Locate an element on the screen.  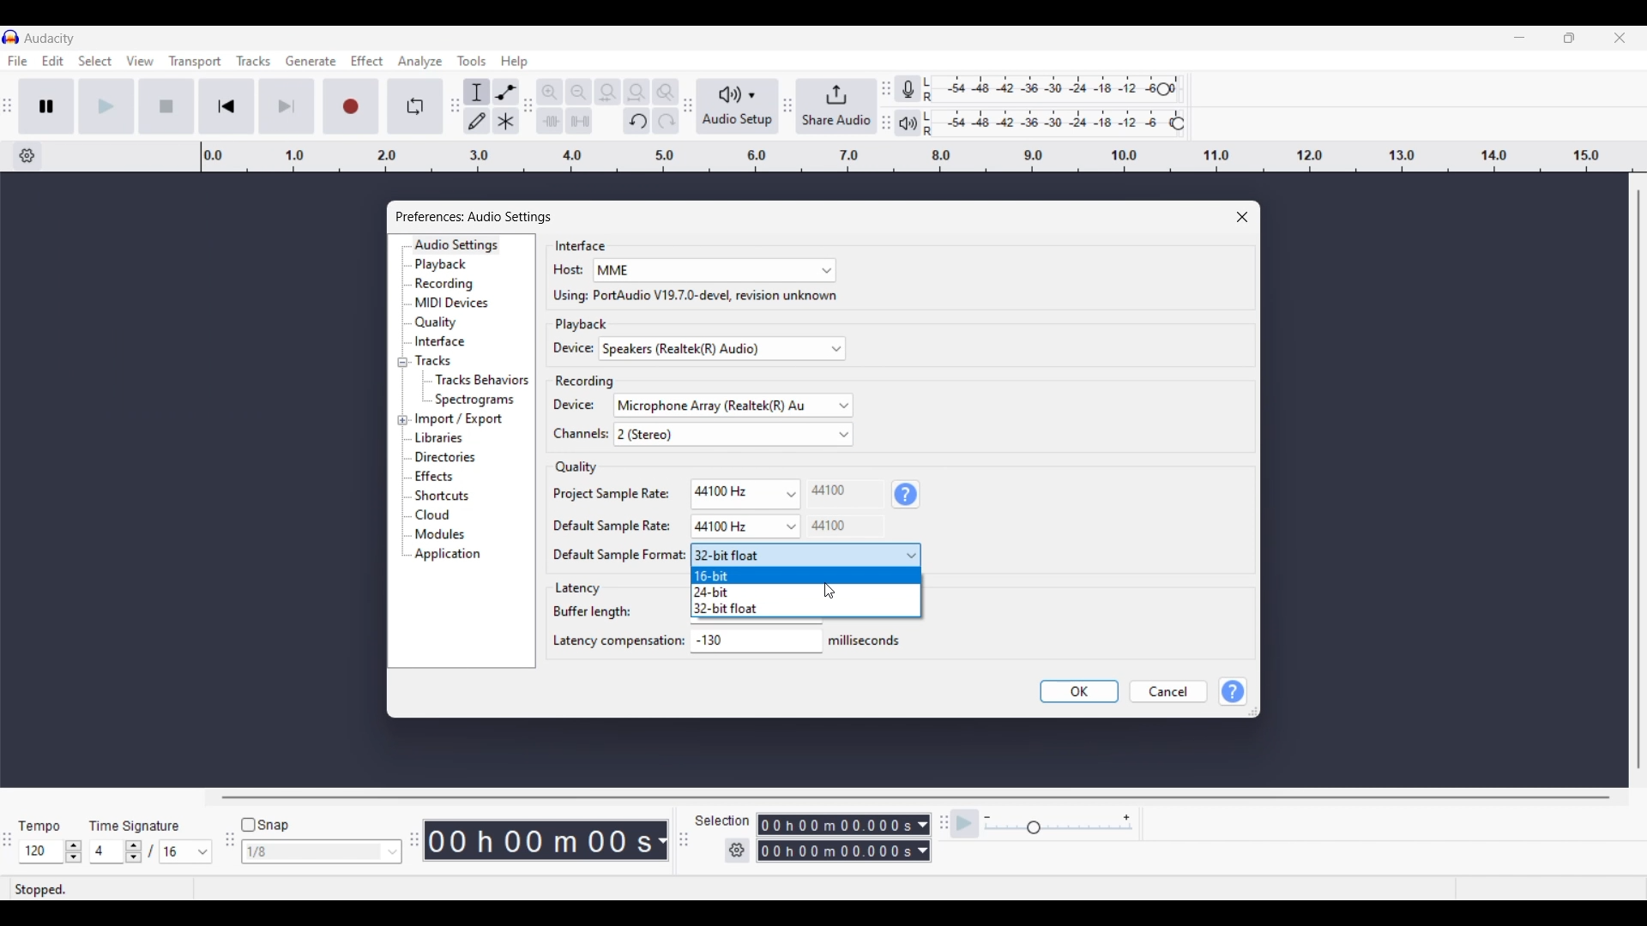
Increase playback speed to maximum  is located at coordinates (1127, 818).